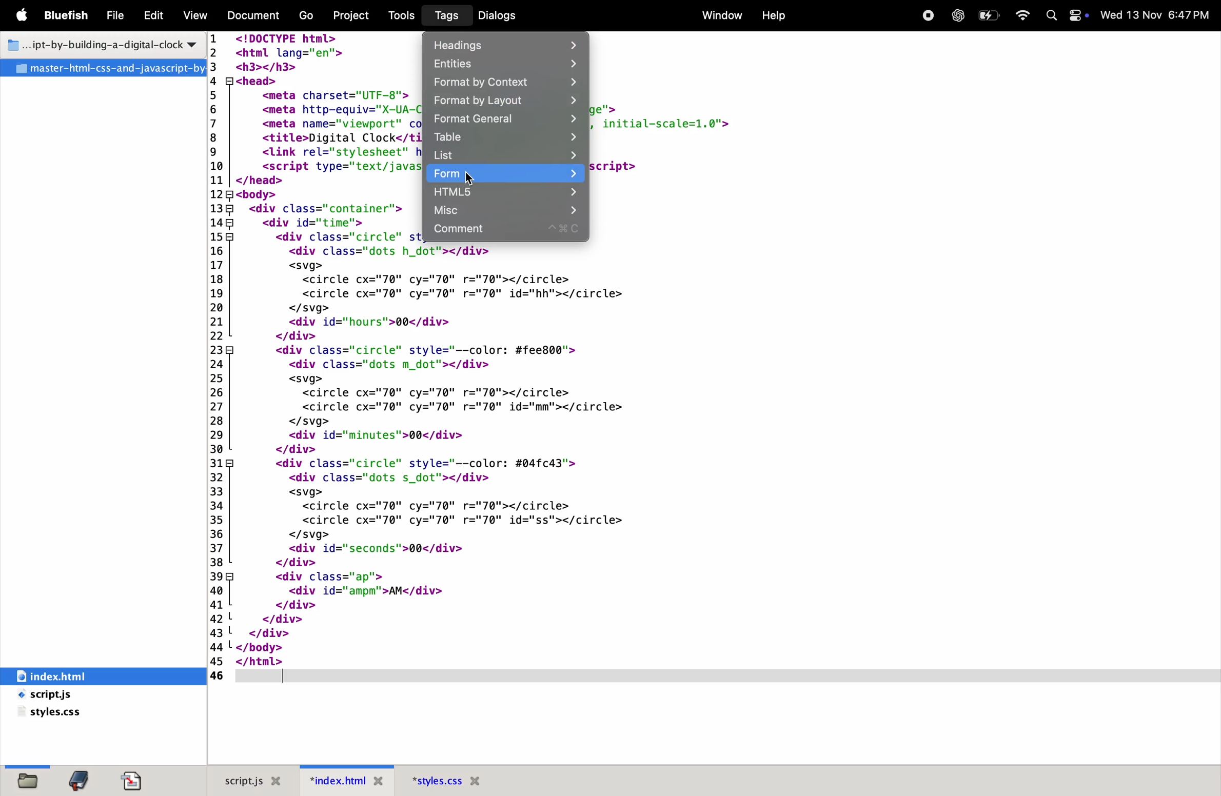  I want to click on help, so click(775, 17).